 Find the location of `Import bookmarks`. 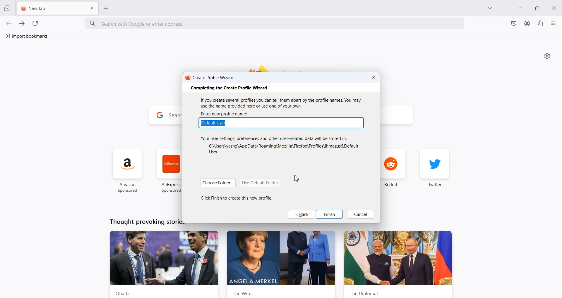

Import bookmarks is located at coordinates (28, 36).